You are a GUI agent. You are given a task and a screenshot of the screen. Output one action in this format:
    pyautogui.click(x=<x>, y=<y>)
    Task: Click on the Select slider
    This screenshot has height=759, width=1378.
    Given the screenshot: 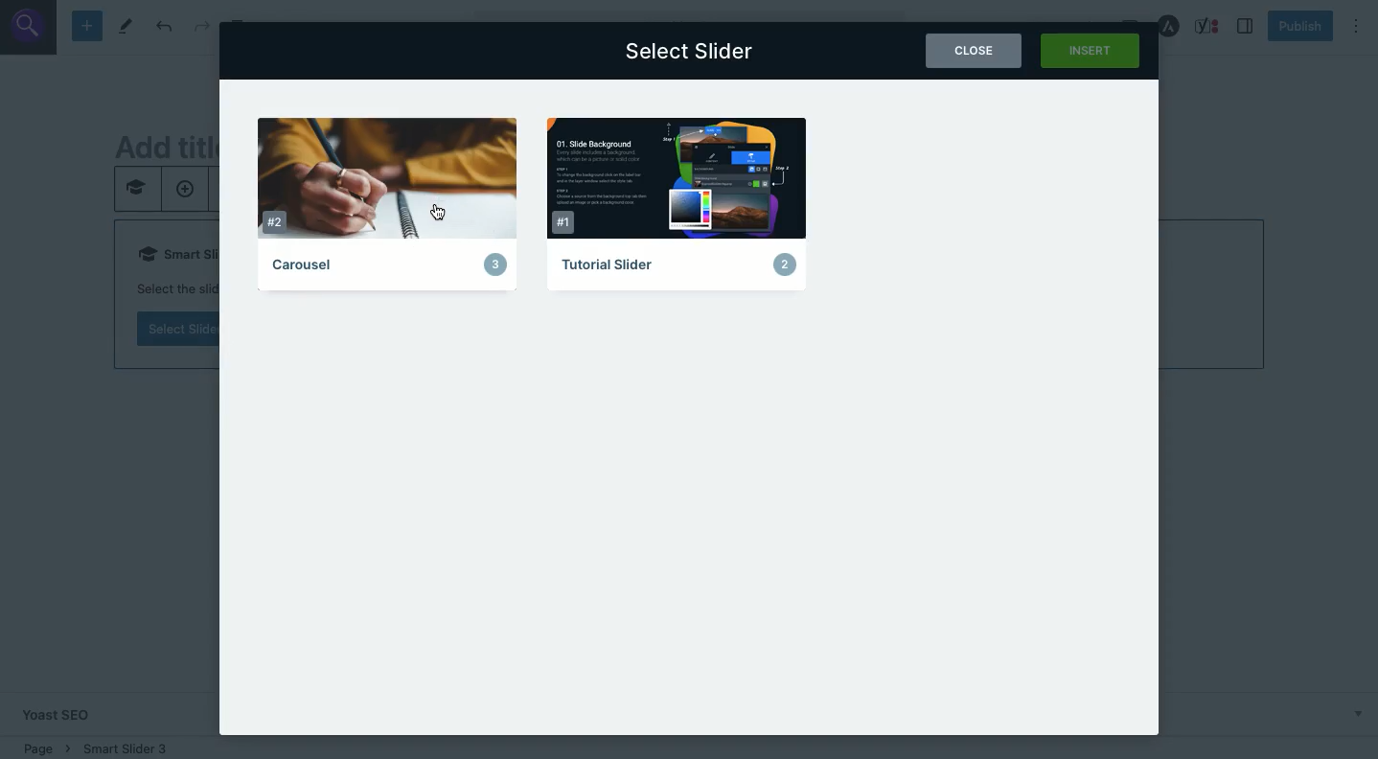 What is the action you would take?
    pyautogui.click(x=692, y=52)
    